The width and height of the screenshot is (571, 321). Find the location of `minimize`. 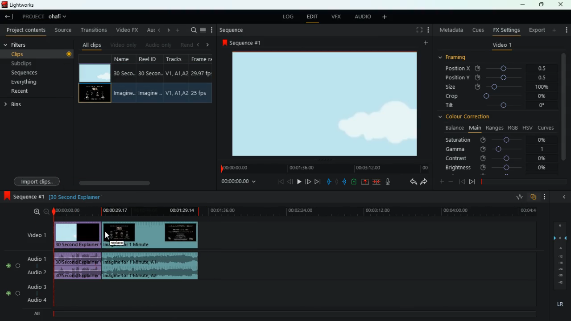

minimize is located at coordinates (522, 5).